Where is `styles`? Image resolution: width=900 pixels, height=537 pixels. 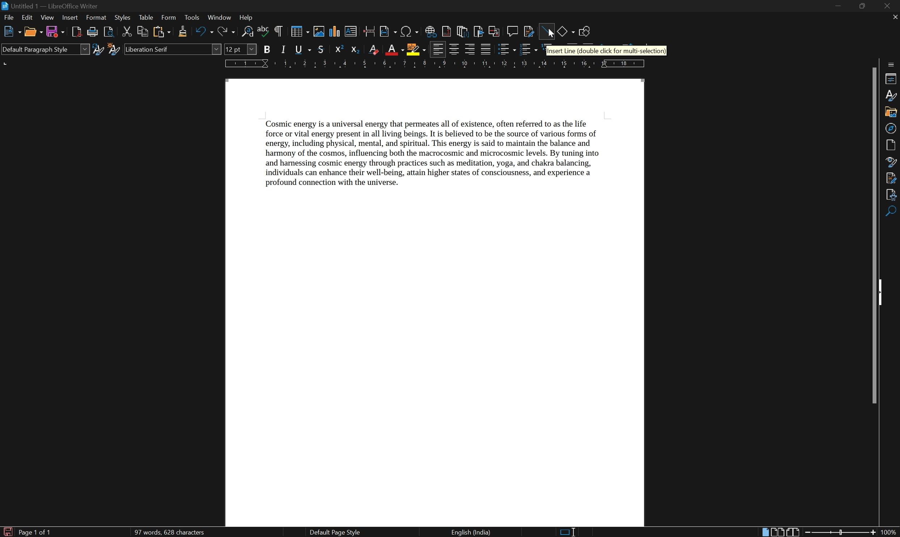 styles is located at coordinates (891, 96).